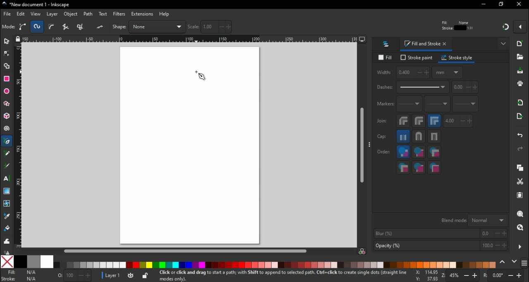 Image resolution: width=529 pixels, height=282 pixels. Describe the element at coordinates (71, 14) in the screenshot. I see `object` at that location.